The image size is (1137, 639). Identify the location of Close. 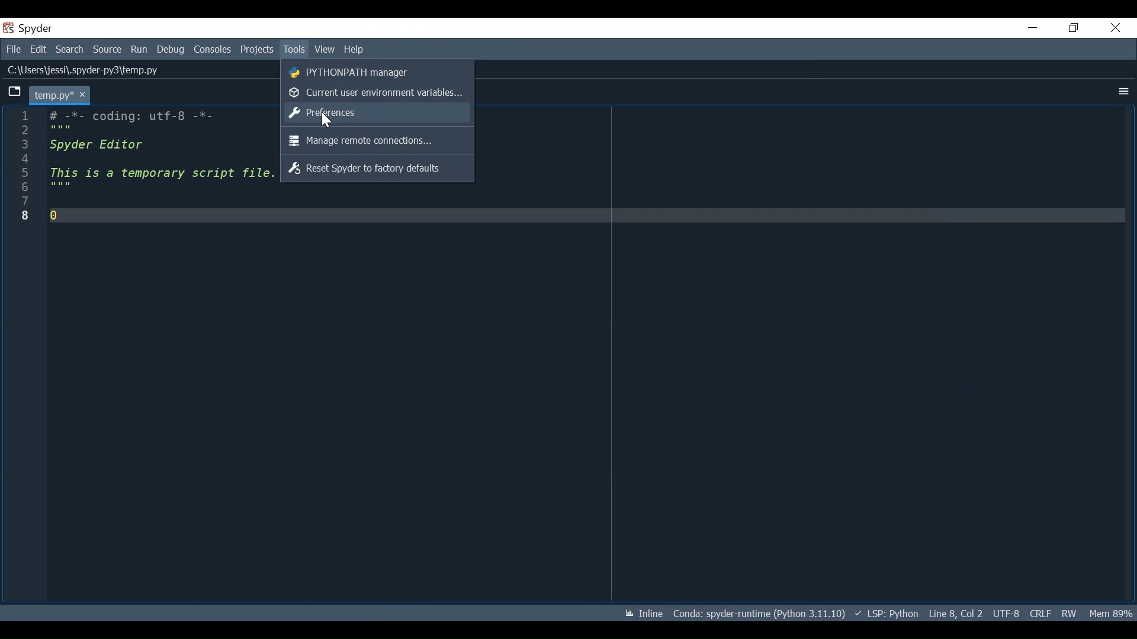
(1114, 28).